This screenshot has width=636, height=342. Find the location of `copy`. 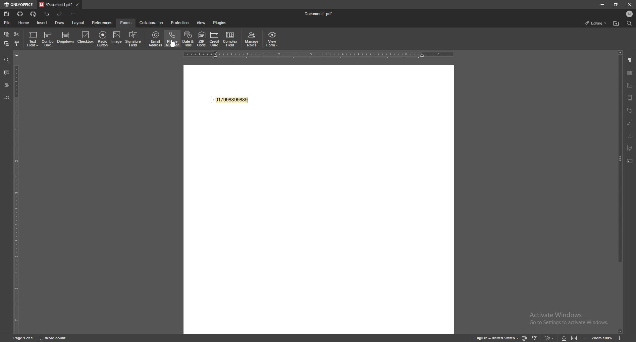

copy is located at coordinates (6, 34).